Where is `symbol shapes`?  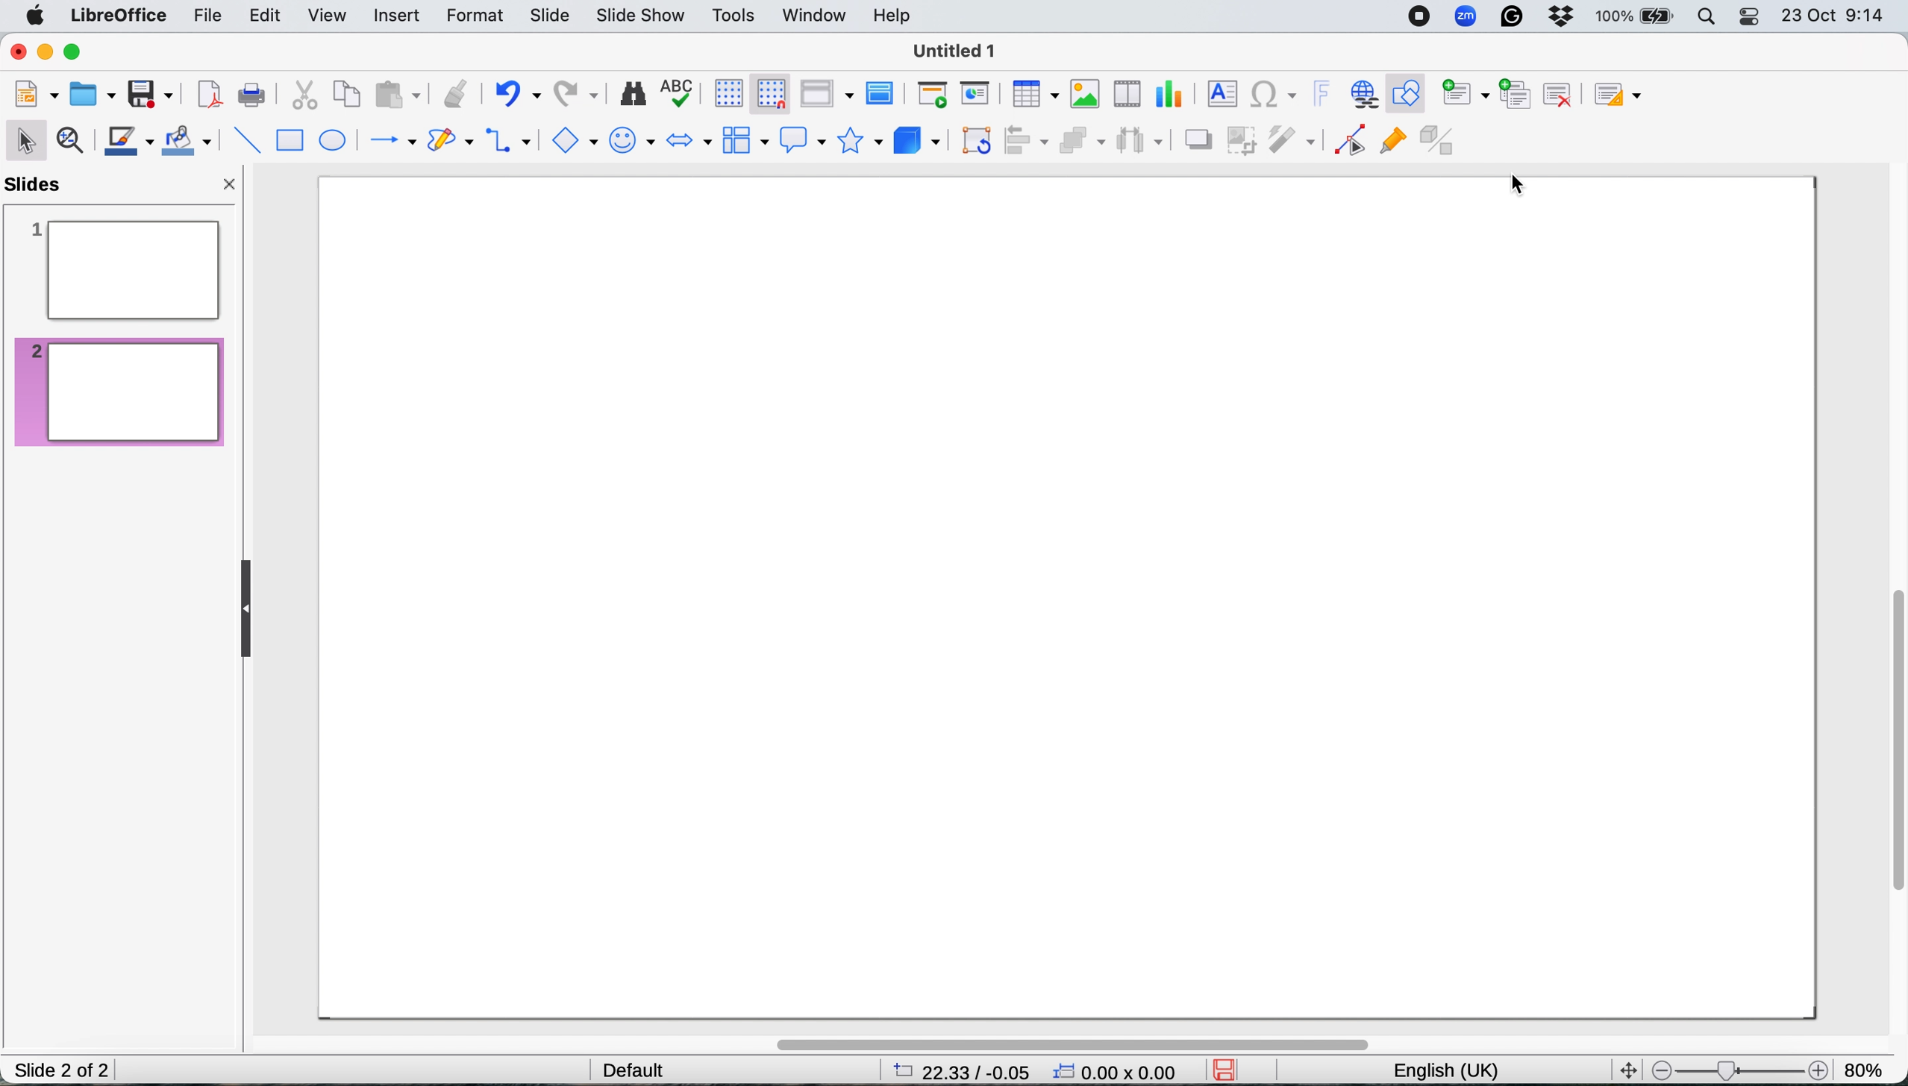 symbol shapes is located at coordinates (636, 142).